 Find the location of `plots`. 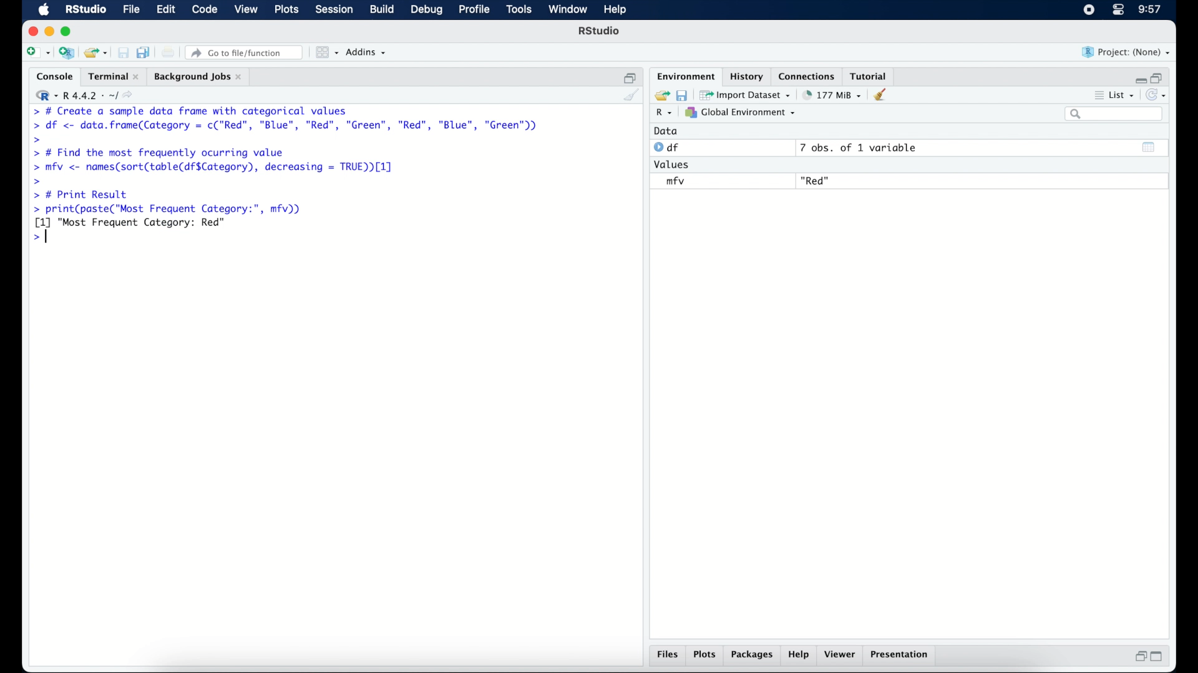

plots is located at coordinates (705, 656).